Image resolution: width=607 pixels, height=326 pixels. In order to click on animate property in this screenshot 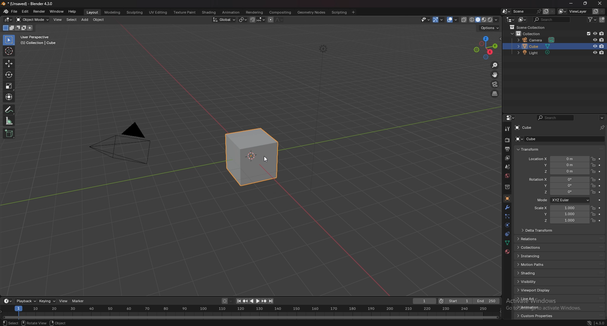, I will do `click(600, 192)`.